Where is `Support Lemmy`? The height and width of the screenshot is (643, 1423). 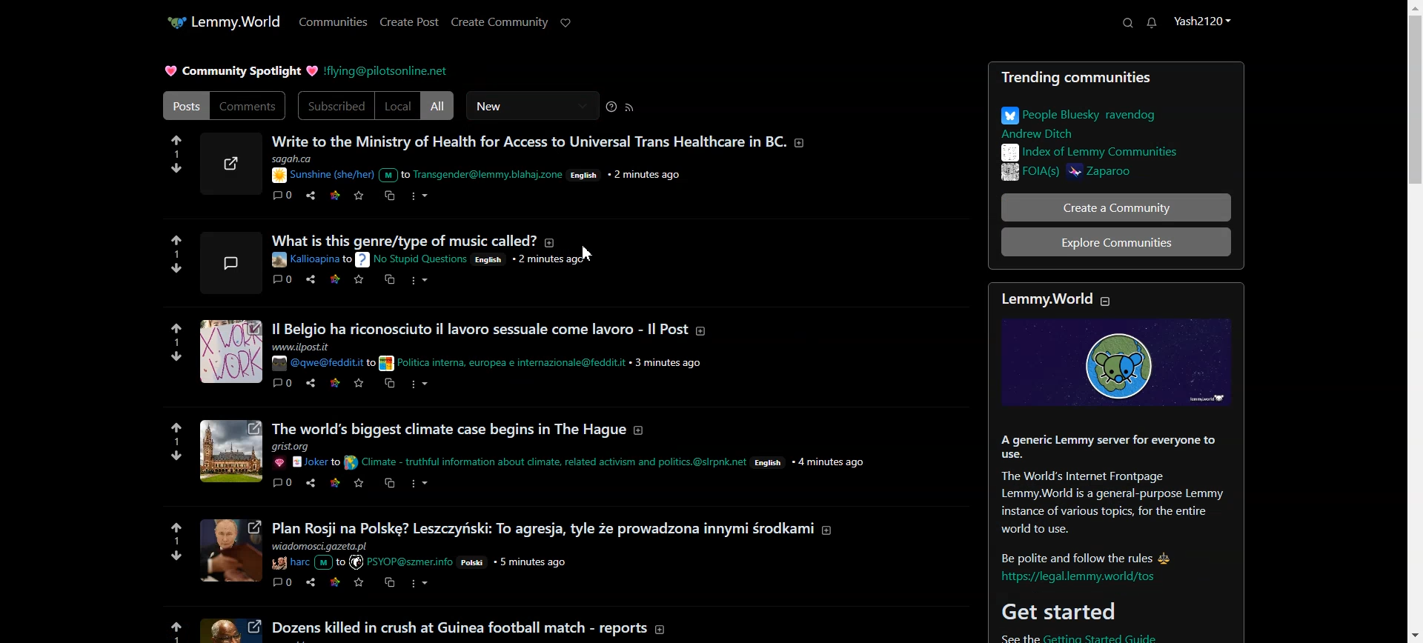
Support Lemmy is located at coordinates (565, 24).